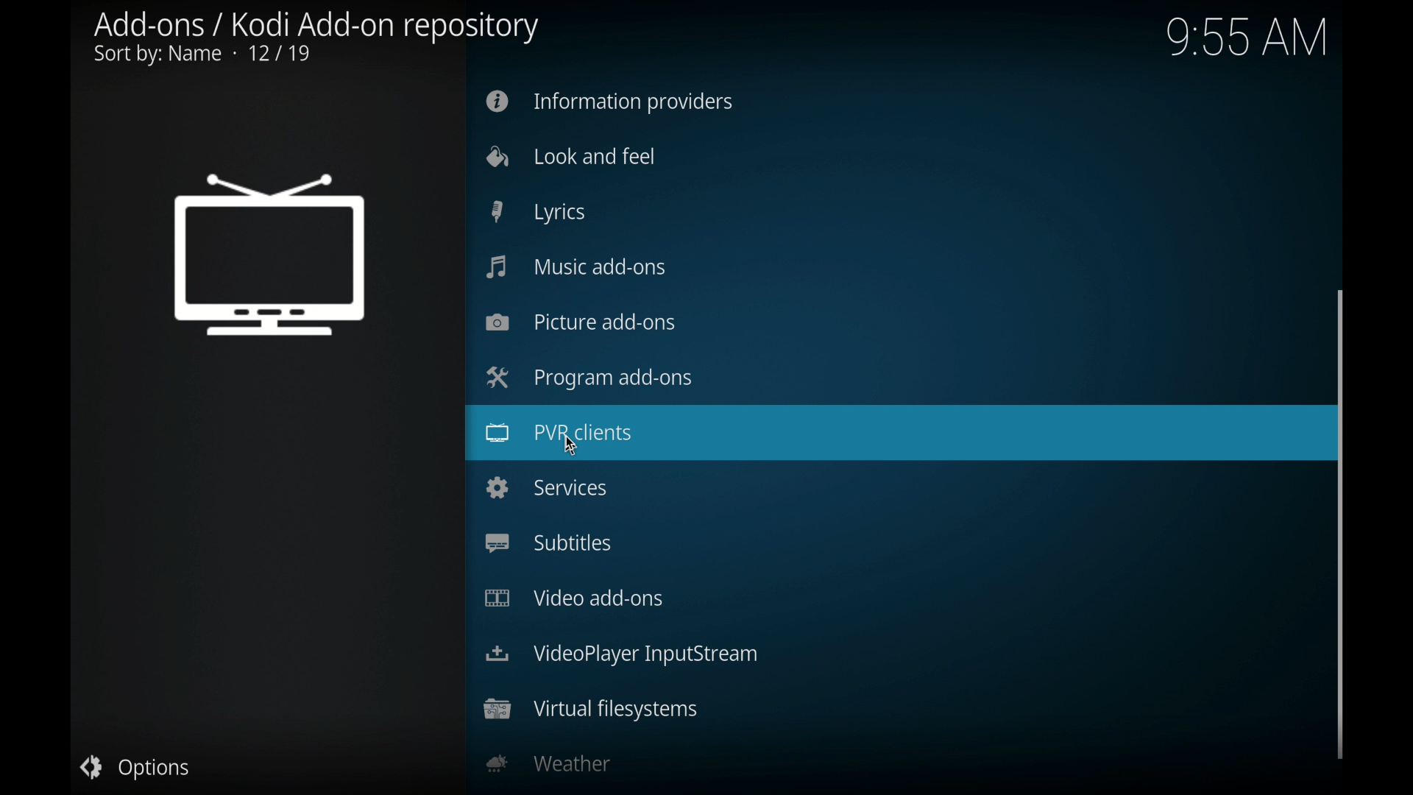 Image resolution: width=1413 pixels, height=795 pixels. I want to click on virtual filesystems, so click(591, 710).